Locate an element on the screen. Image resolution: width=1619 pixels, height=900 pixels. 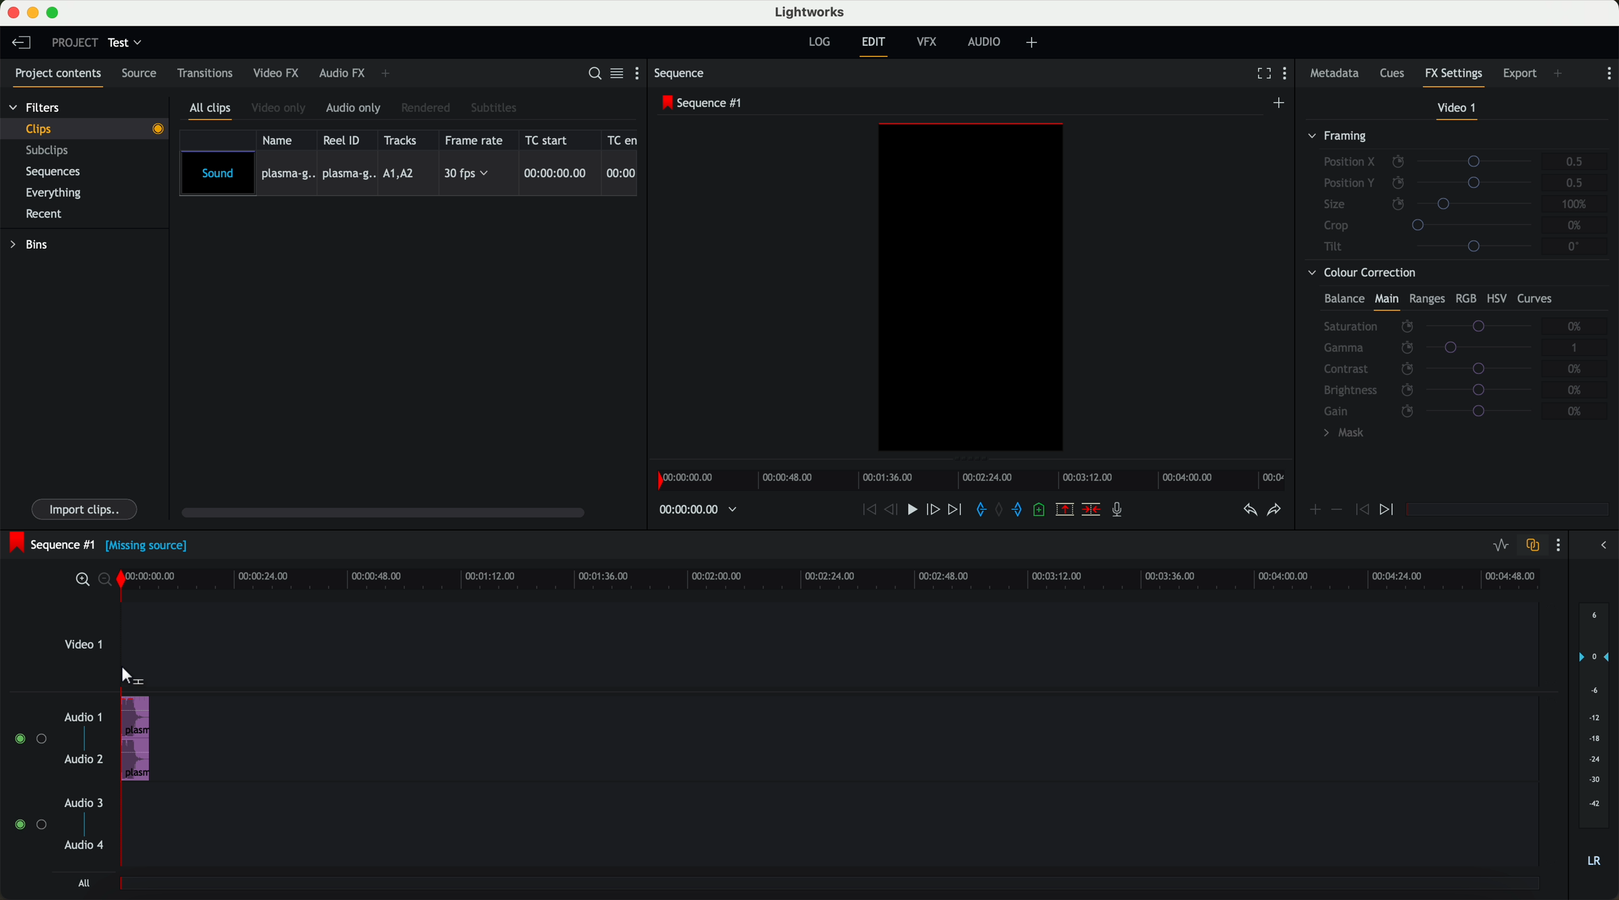
record a voice over is located at coordinates (1121, 512).